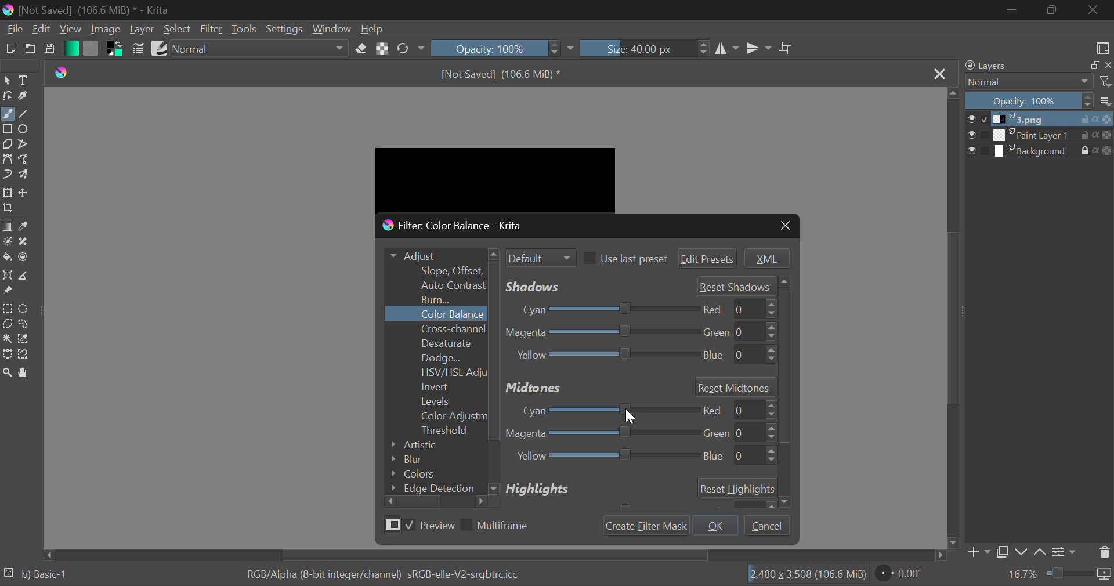 The width and height of the screenshot is (1114, 586). I want to click on Add Layer, so click(979, 552).